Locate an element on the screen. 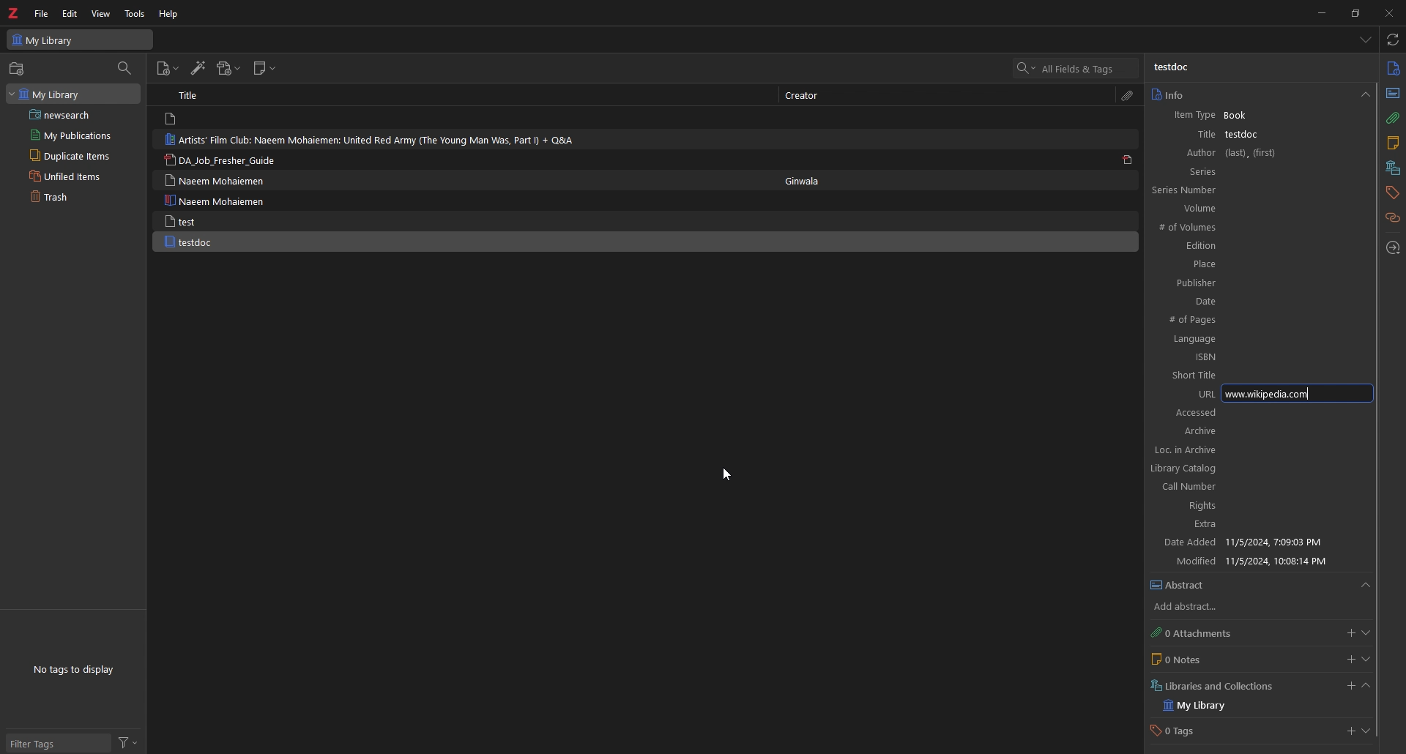  Archive is located at coordinates (1180, 432).